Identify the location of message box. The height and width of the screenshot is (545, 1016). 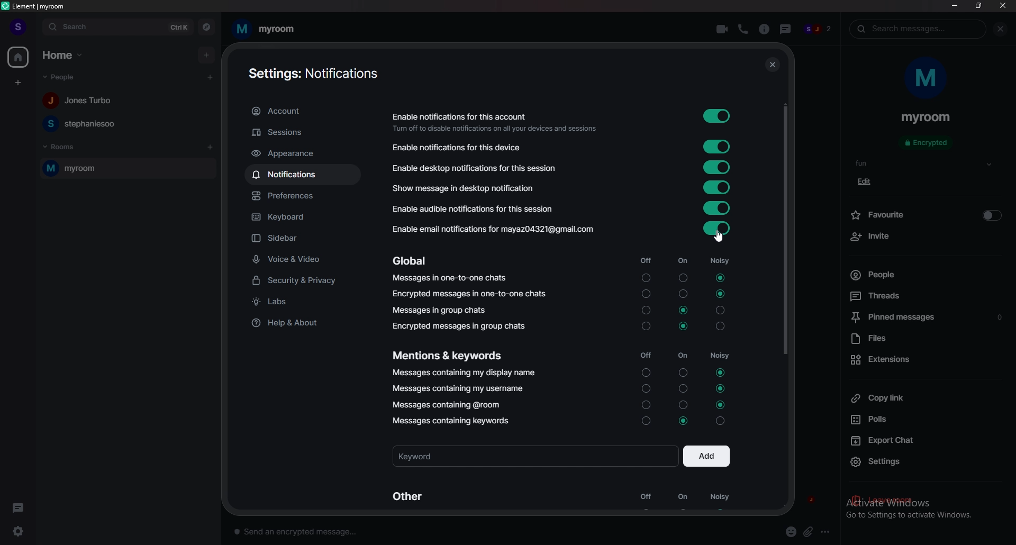
(301, 530).